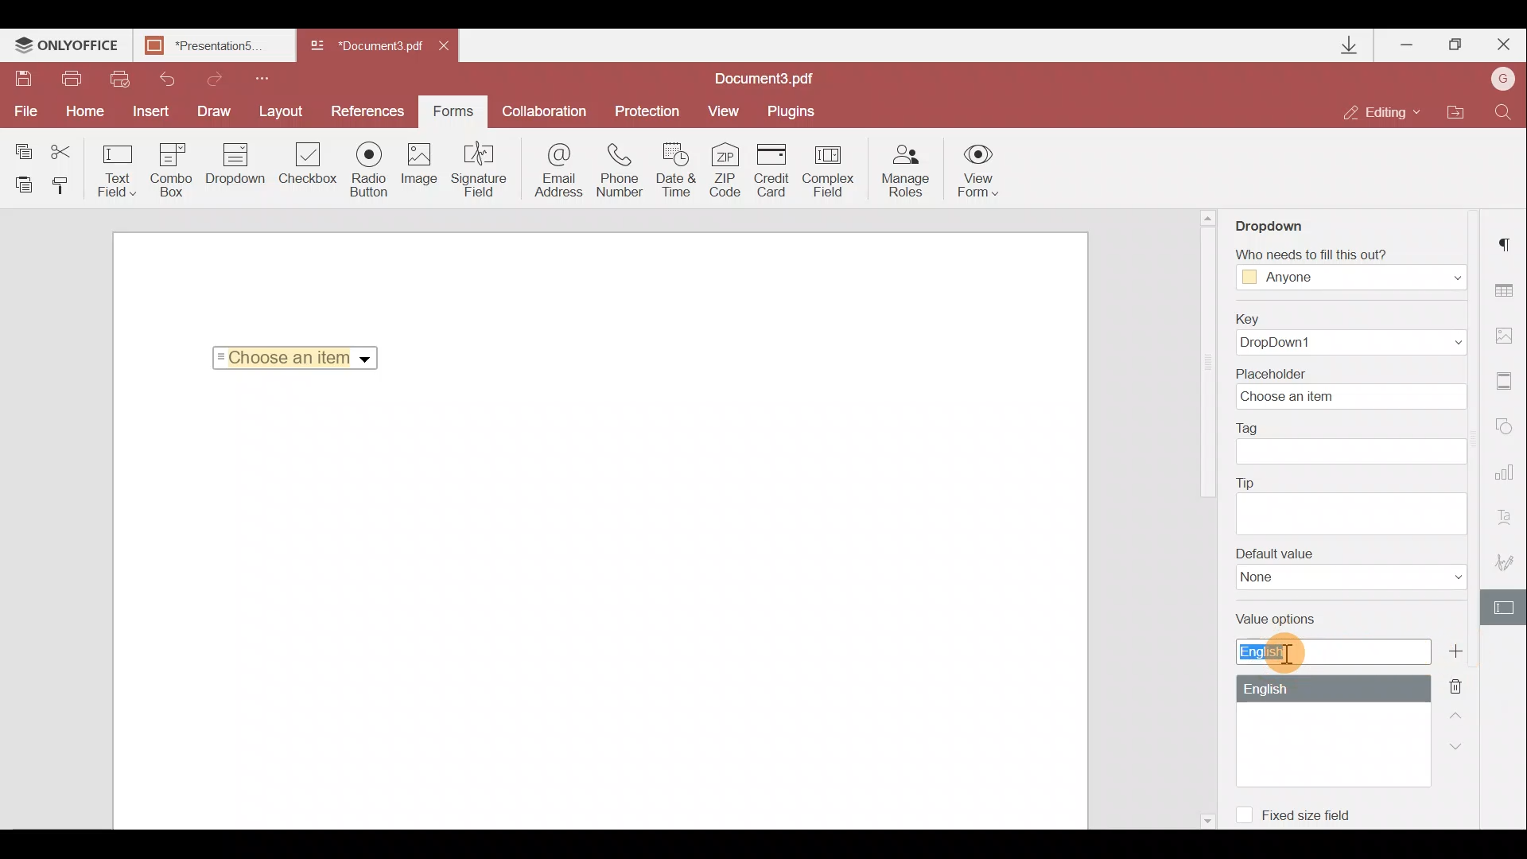 The image size is (1527, 859). What do you see at coordinates (1408, 41) in the screenshot?
I see `Minimize` at bounding box center [1408, 41].